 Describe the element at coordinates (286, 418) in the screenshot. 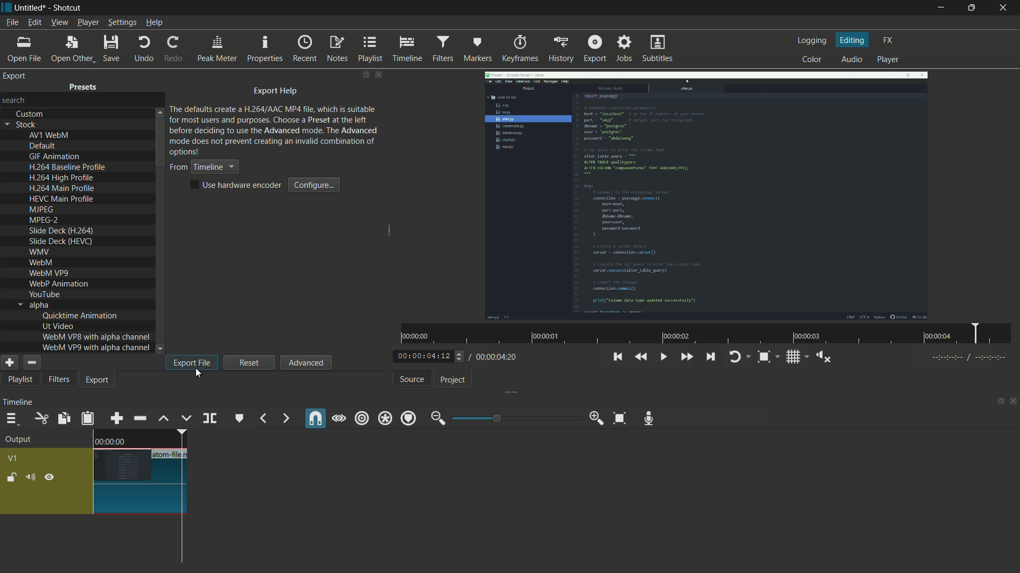

I see `next marker` at that location.